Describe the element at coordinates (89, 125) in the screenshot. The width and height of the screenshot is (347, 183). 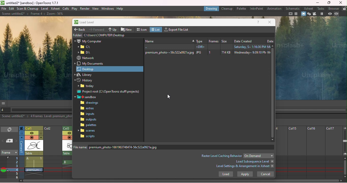
I see `Palettes` at that location.